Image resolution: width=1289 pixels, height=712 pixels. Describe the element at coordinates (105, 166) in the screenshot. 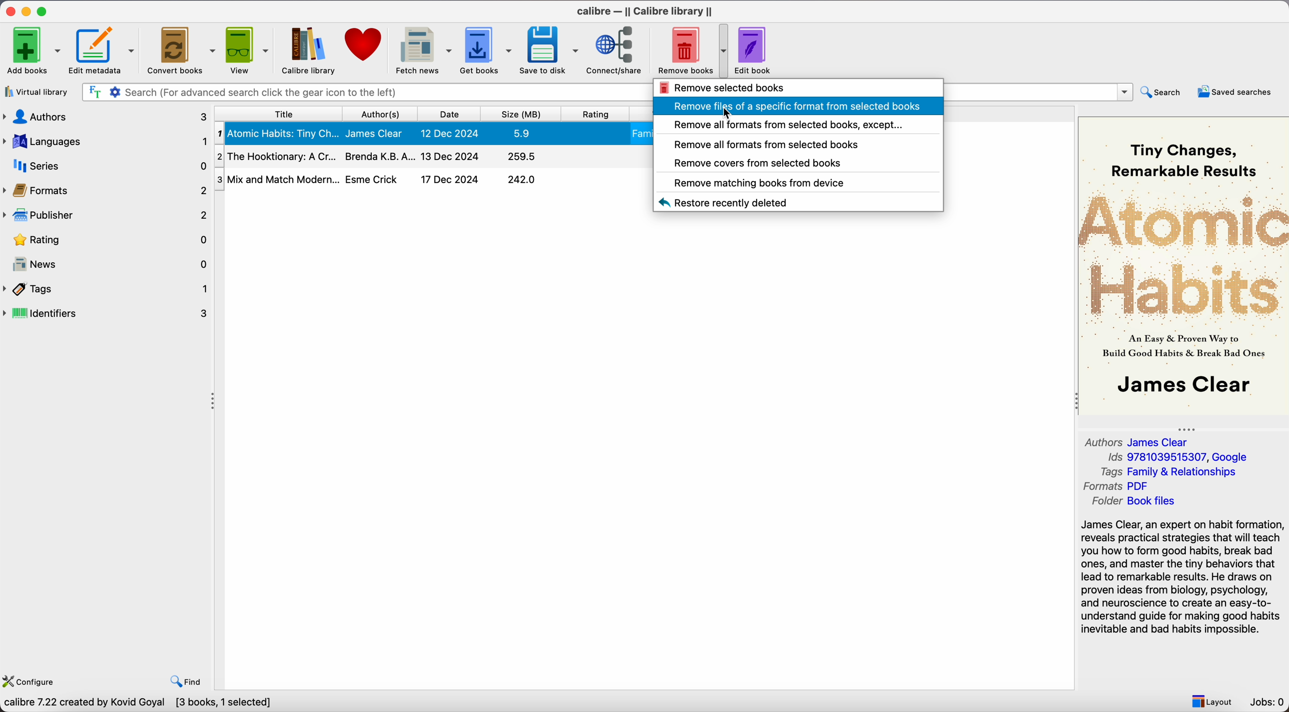

I see `series` at that location.